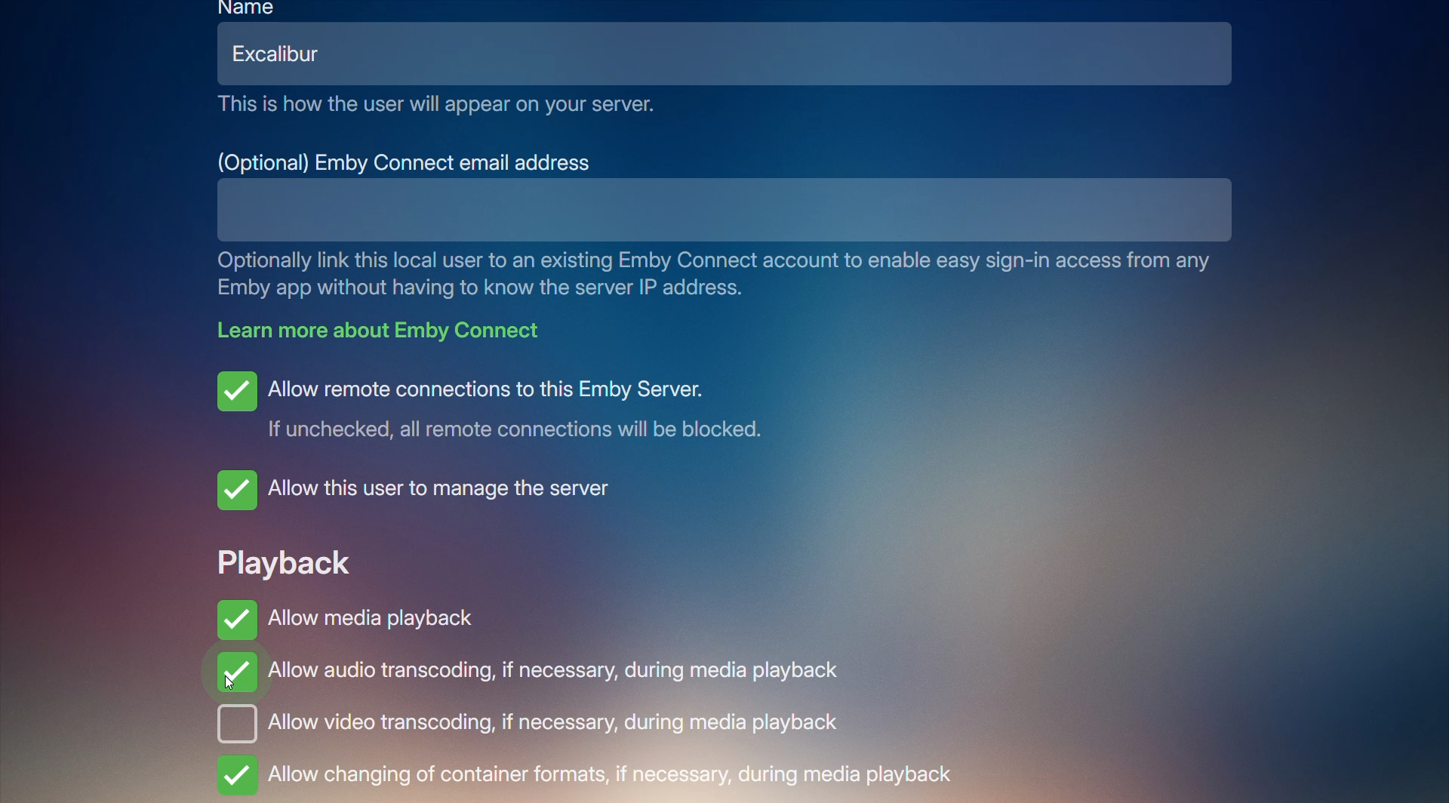 This screenshot has height=803, width=1449. Describe the element at coordinates (288, 54) in the screenshot. I see `Excalibur` at that location.